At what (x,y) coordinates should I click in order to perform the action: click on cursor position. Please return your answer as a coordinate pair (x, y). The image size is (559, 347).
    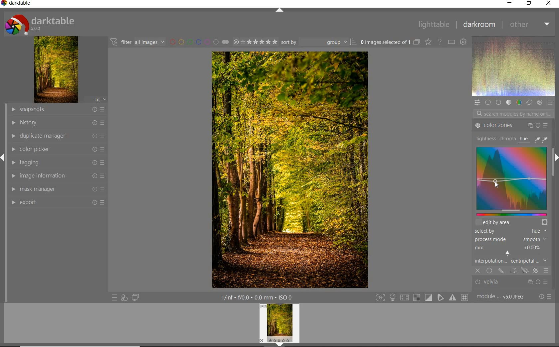
    Looking at the image, I should click on (496, 184).